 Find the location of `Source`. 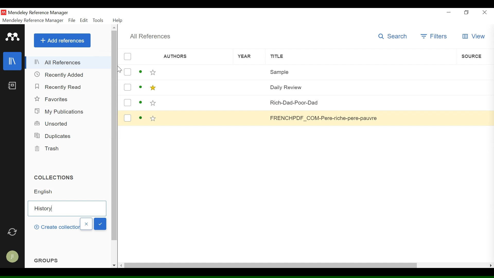

Source is located at coordinates (473, 119).